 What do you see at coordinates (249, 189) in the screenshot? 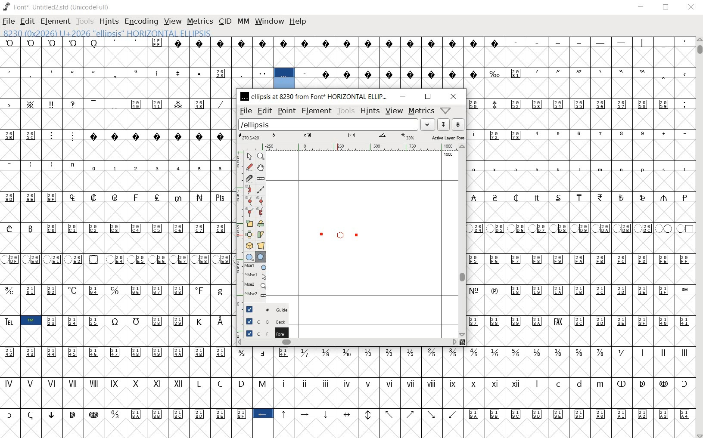
I see `change whether spiro is active or not` at bounding box center [249, 189].